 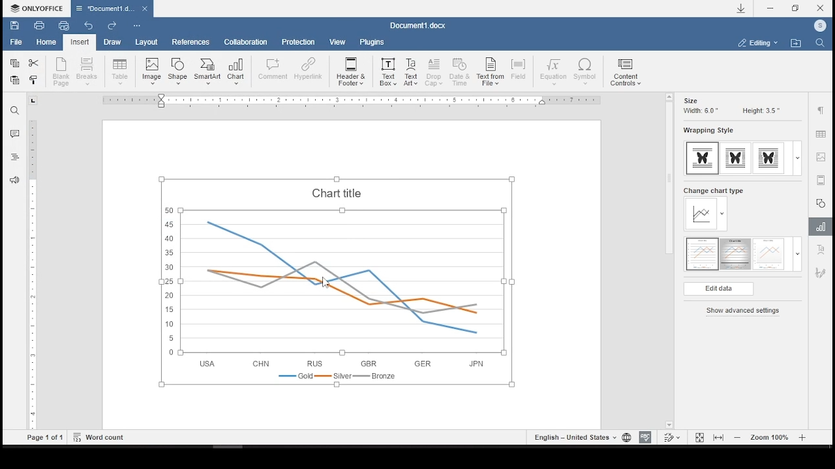 What do you see at coordinates (120, 72) in the screenshot?
I see `insert table` at bounding box center [120, 72].